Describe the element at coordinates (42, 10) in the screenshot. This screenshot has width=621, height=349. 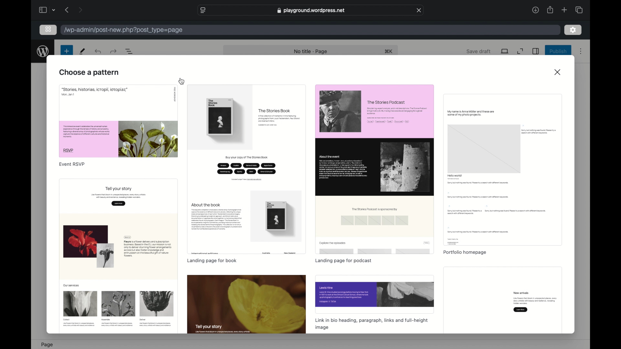
I see `sidebar` at that location.